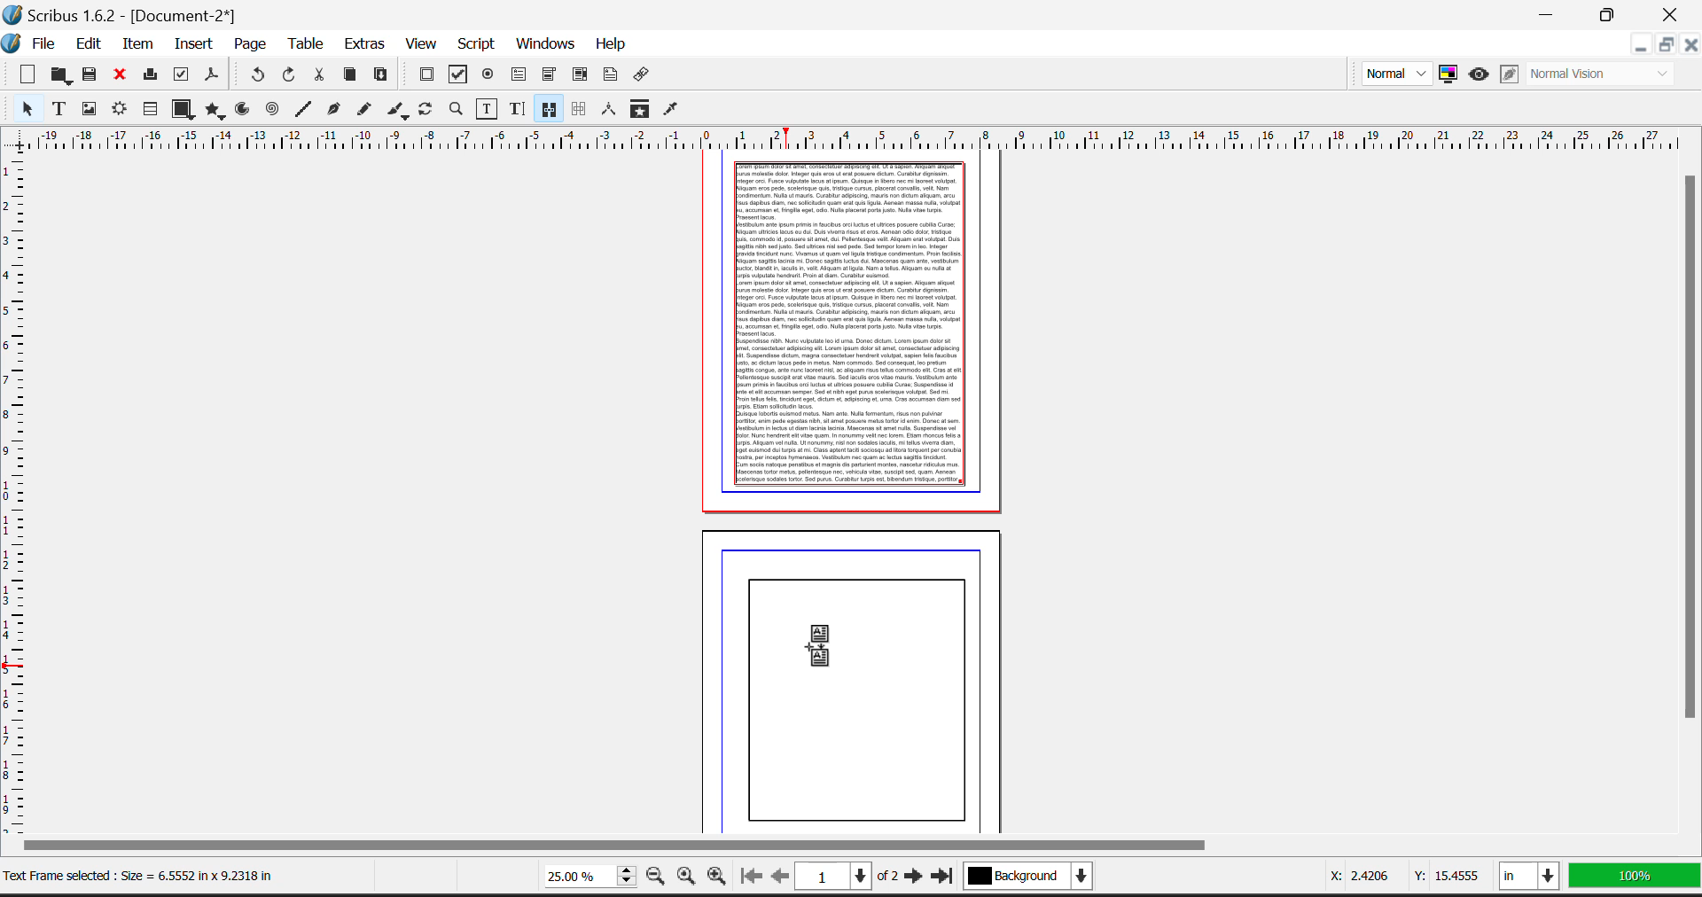  Describe the element at coordinates (397, 110) in the screenshot. I see `Calligraphic Tool` at that location.